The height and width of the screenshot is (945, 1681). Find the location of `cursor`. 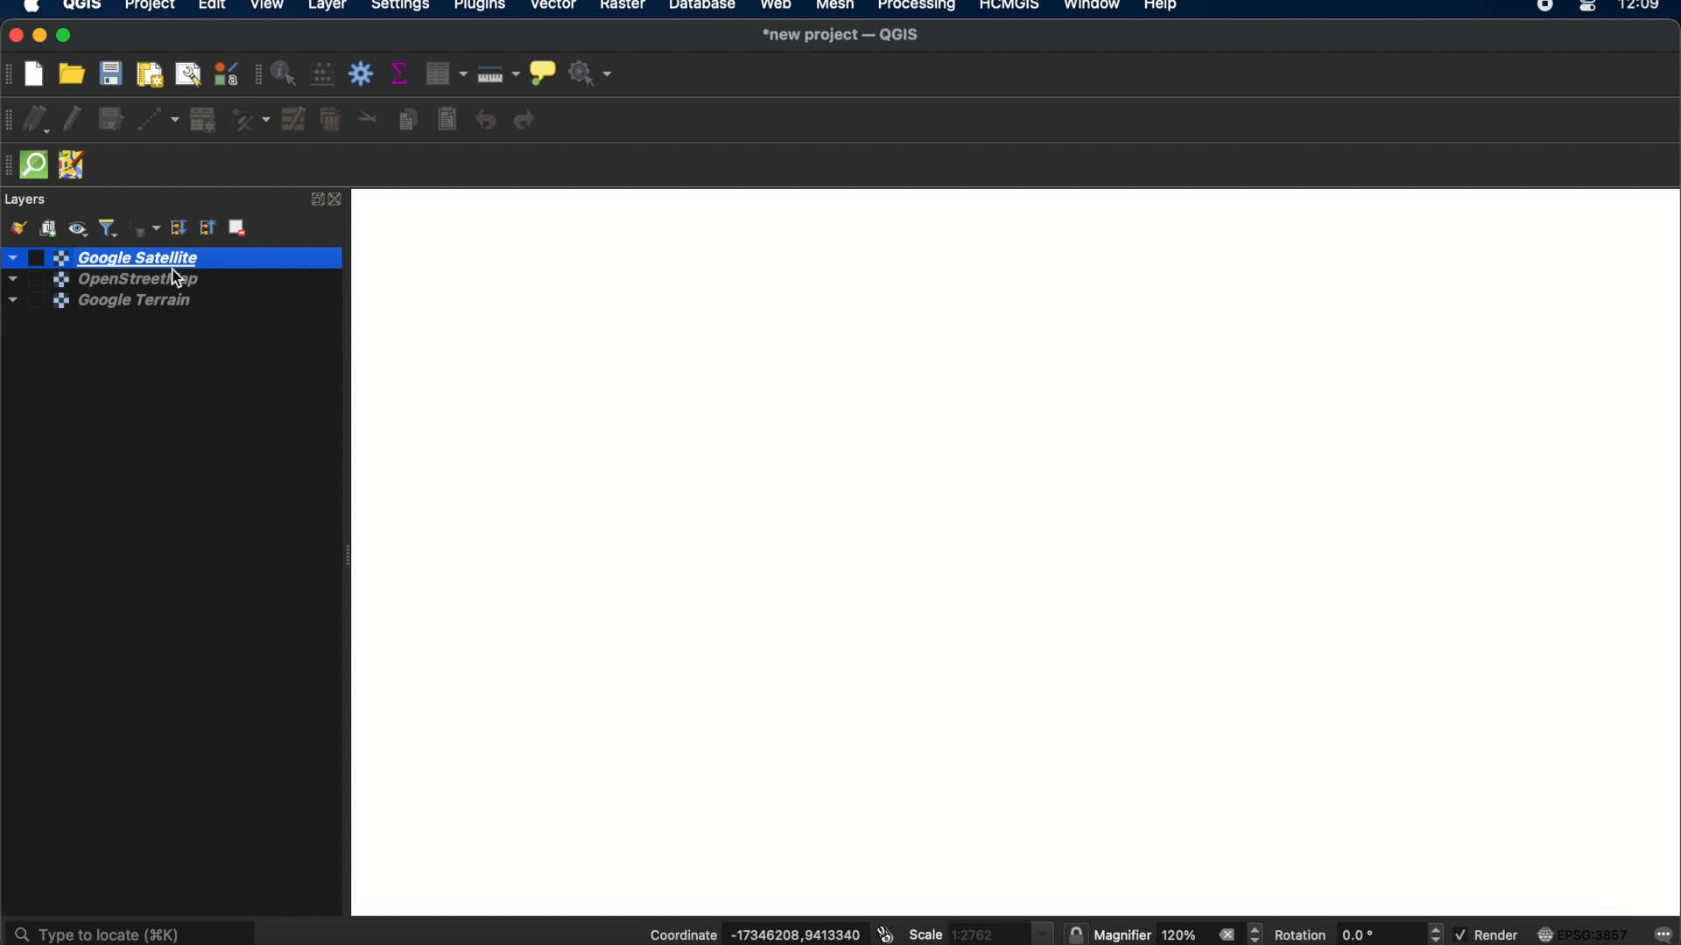

cursor is located at coordinates (176, 278).